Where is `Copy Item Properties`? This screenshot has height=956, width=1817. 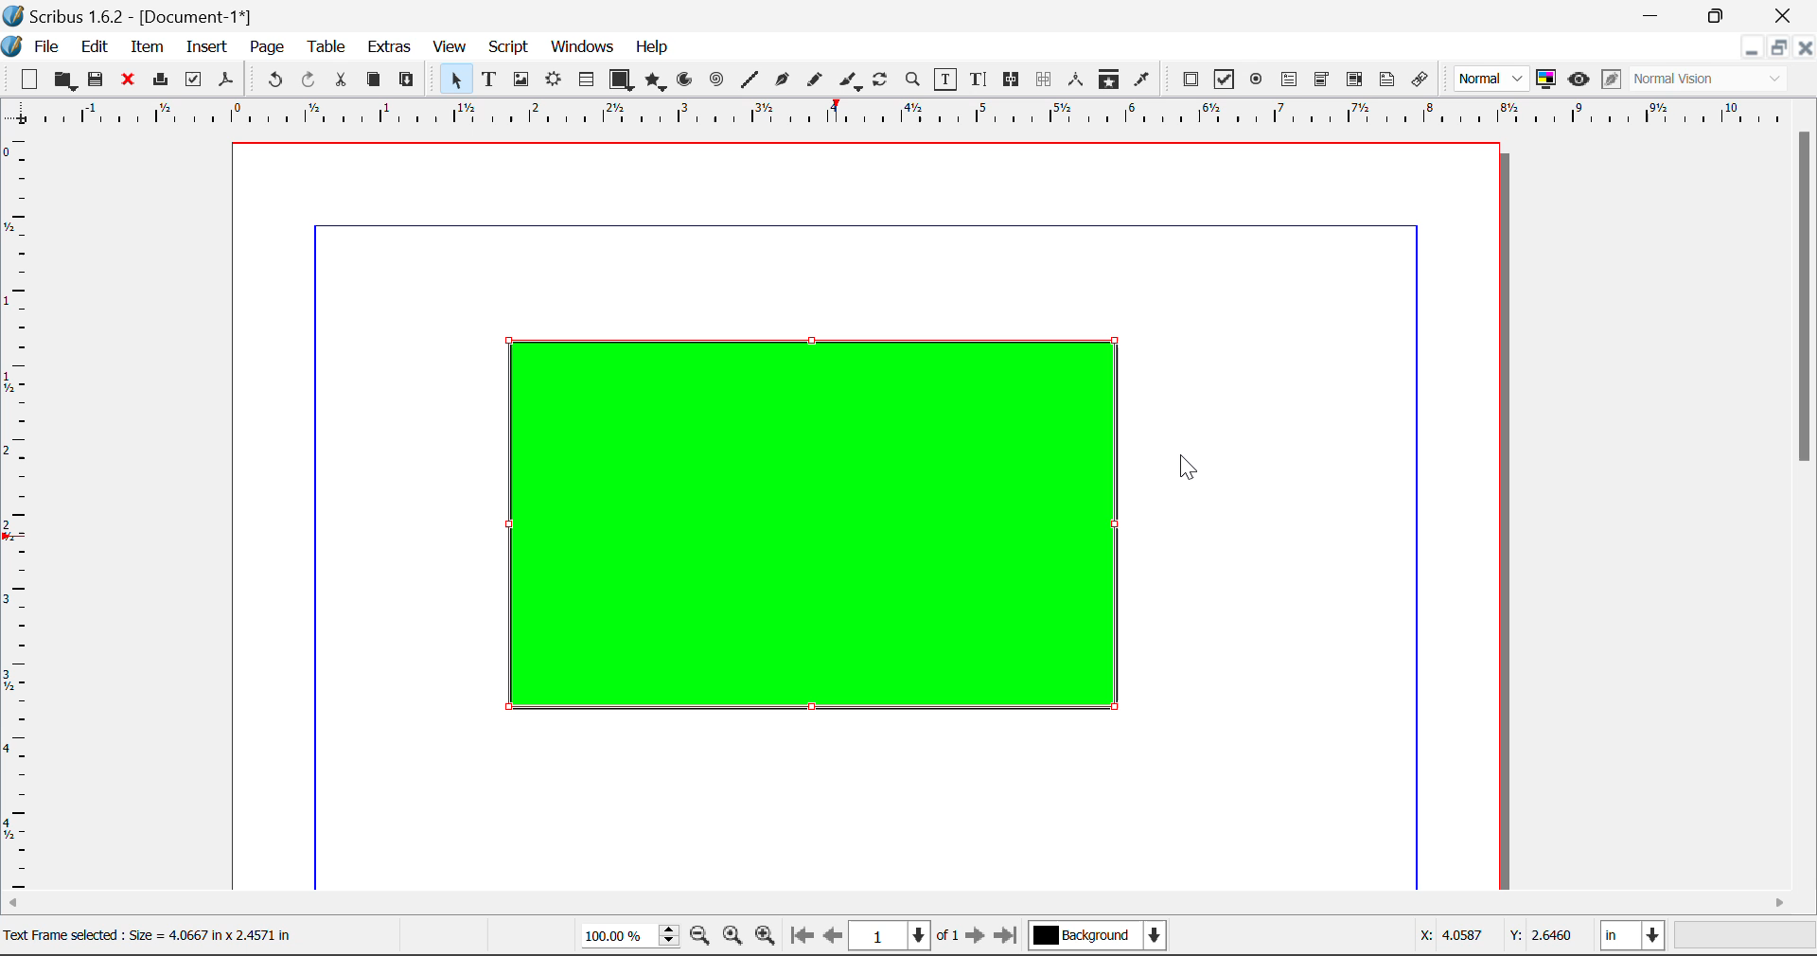
Copy Item Properties is located at coordinates (1108, 80).